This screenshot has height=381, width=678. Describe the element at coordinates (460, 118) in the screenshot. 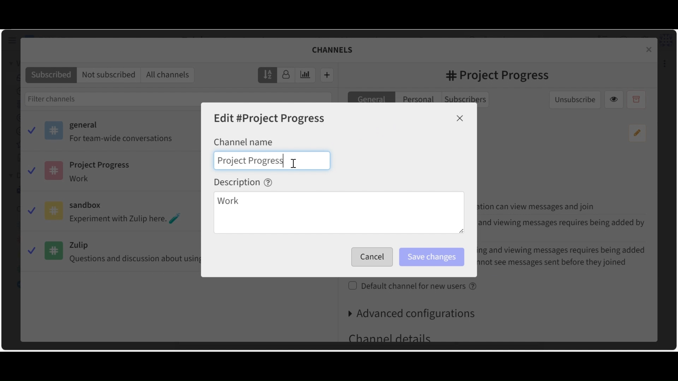

I see `Close` at that location.